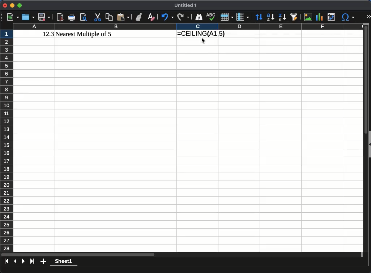 This screenshot has width=371, height=273. Describe the element at coordinates (369, 144) in the screenshot. I see `collapse` at that location.